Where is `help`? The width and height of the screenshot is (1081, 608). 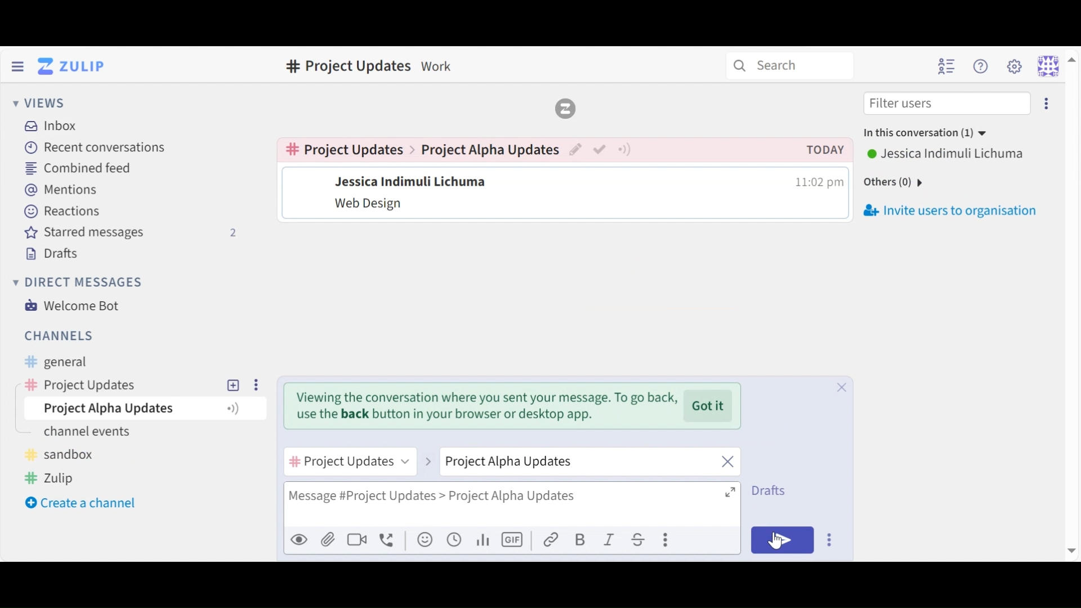
help is located at coordinates (674, 67).